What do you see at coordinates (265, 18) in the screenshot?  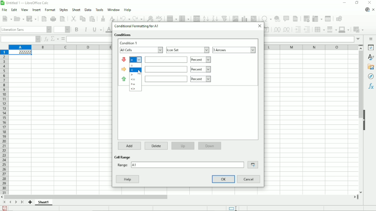 I see `Insert special characters` at bounding box center [265, 18].